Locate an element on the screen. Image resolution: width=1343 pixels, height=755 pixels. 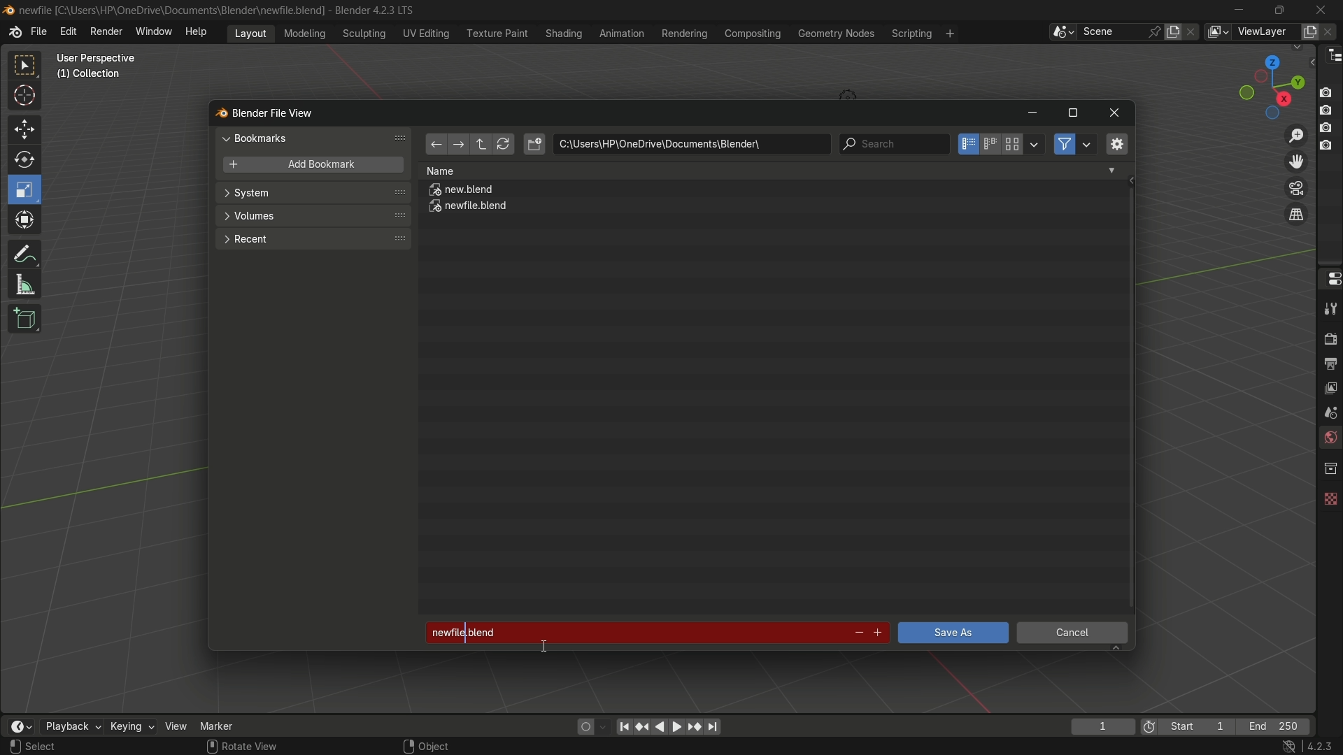
new.blend file is located at coordinates (462, 192).